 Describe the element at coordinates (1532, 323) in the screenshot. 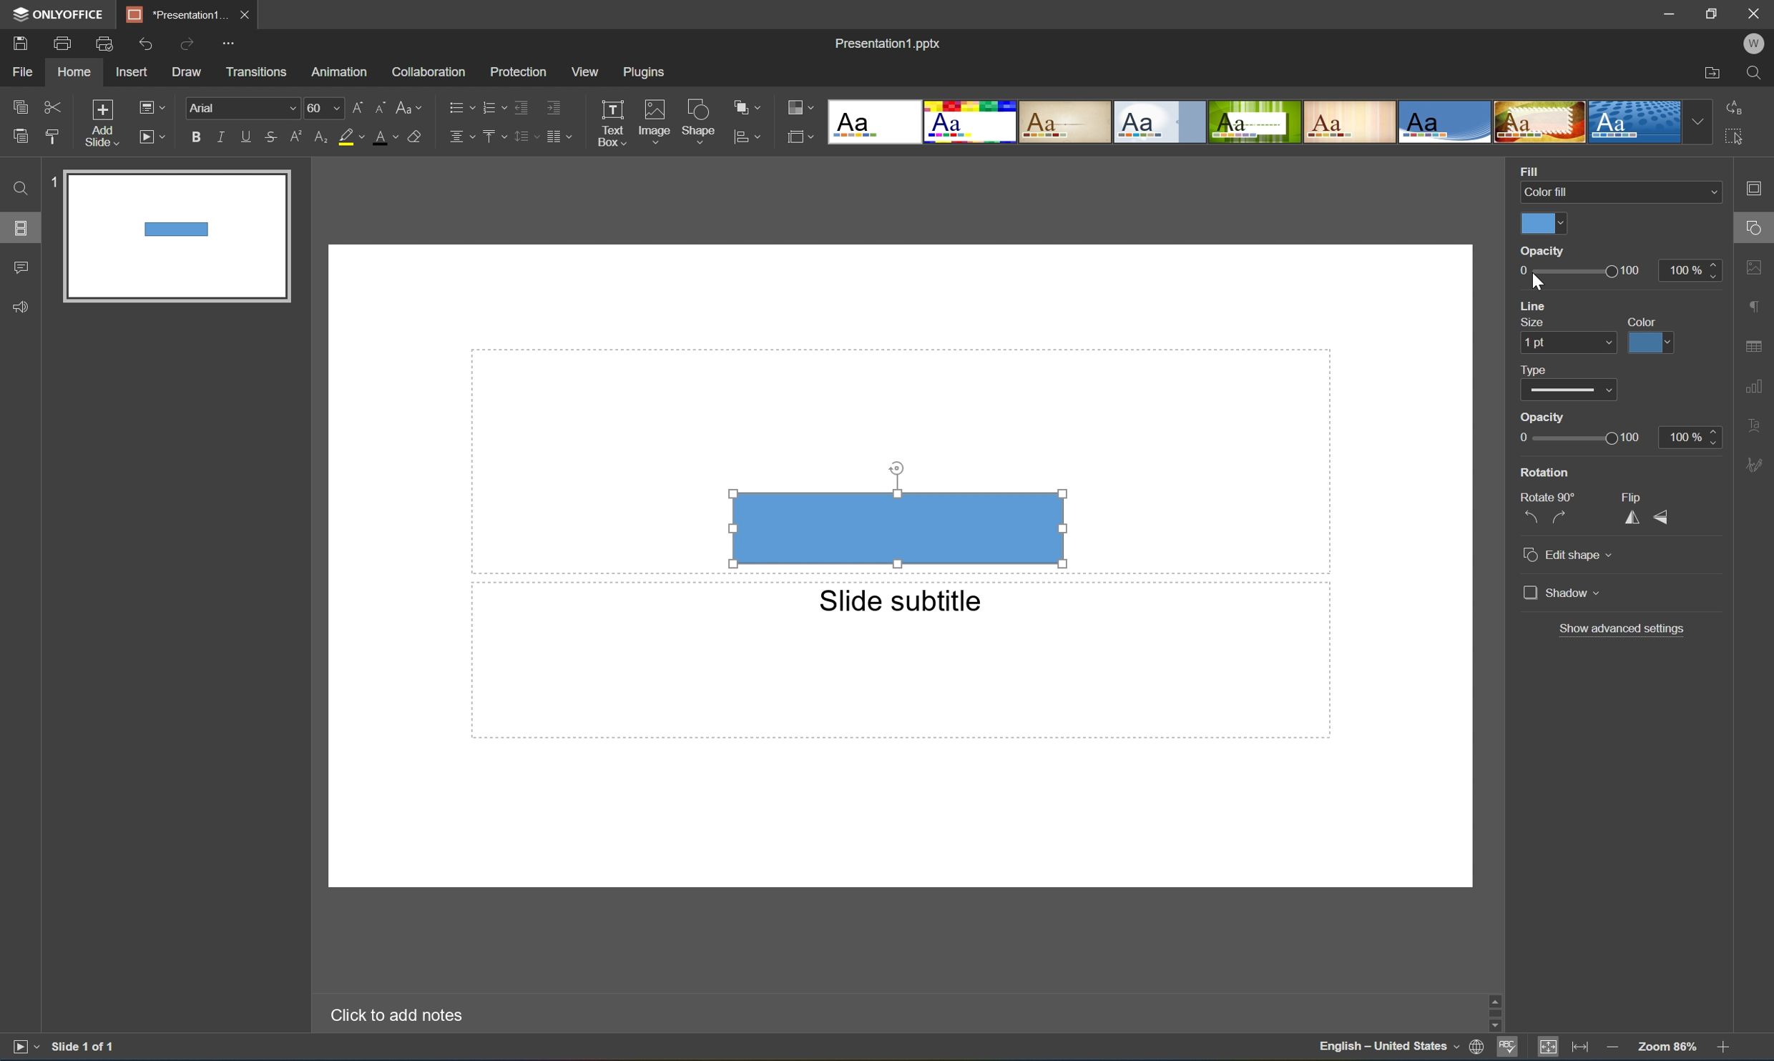

I see `Size` at that location.